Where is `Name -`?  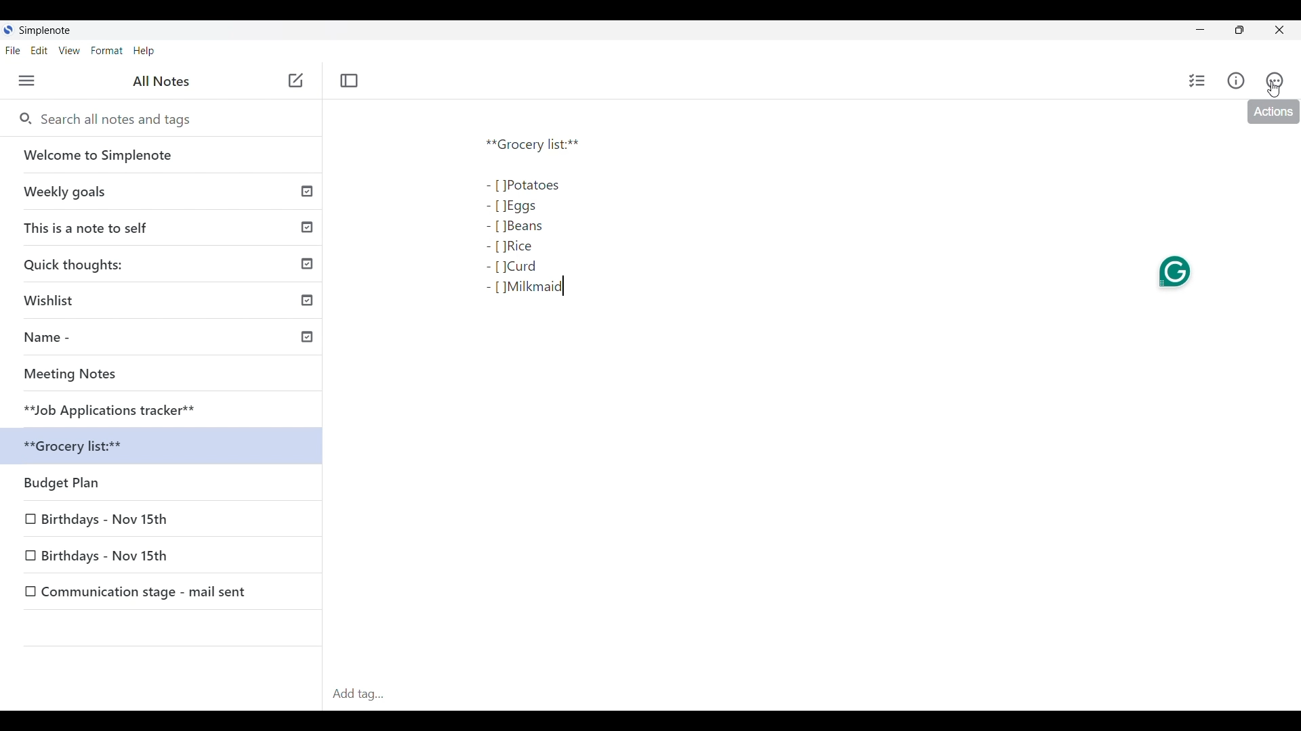 Name - is located at coordinates (167, 339).